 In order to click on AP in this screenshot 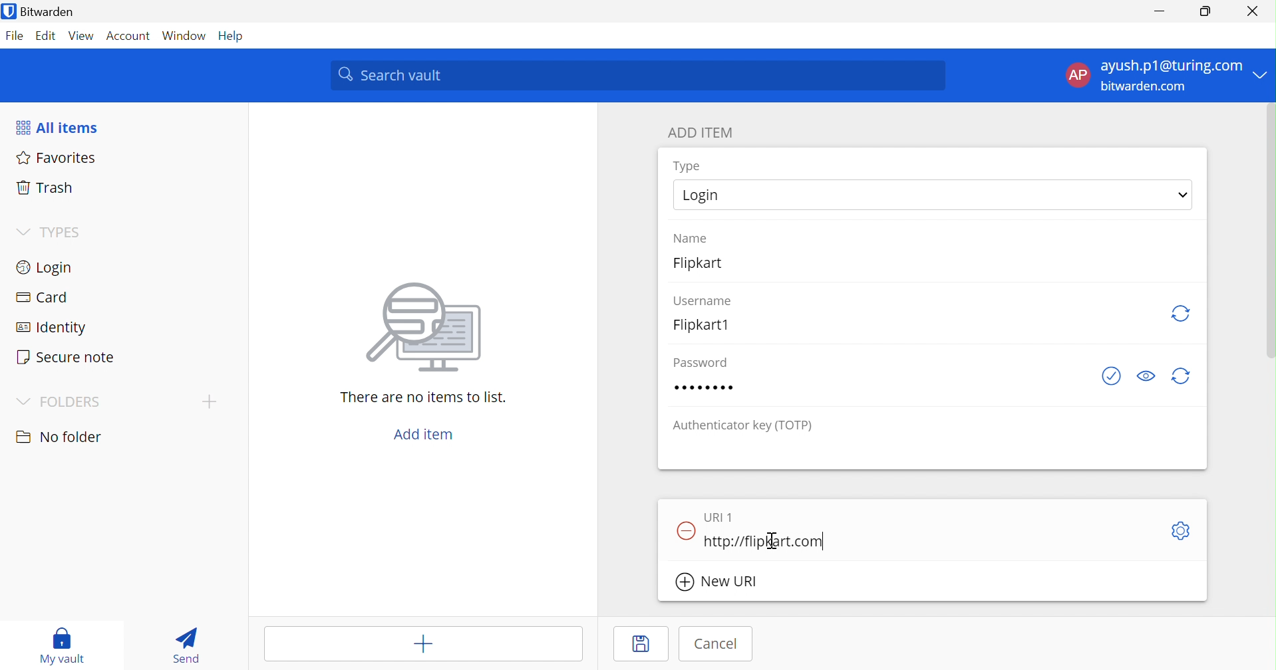, I will do `click(1077, 74)`.